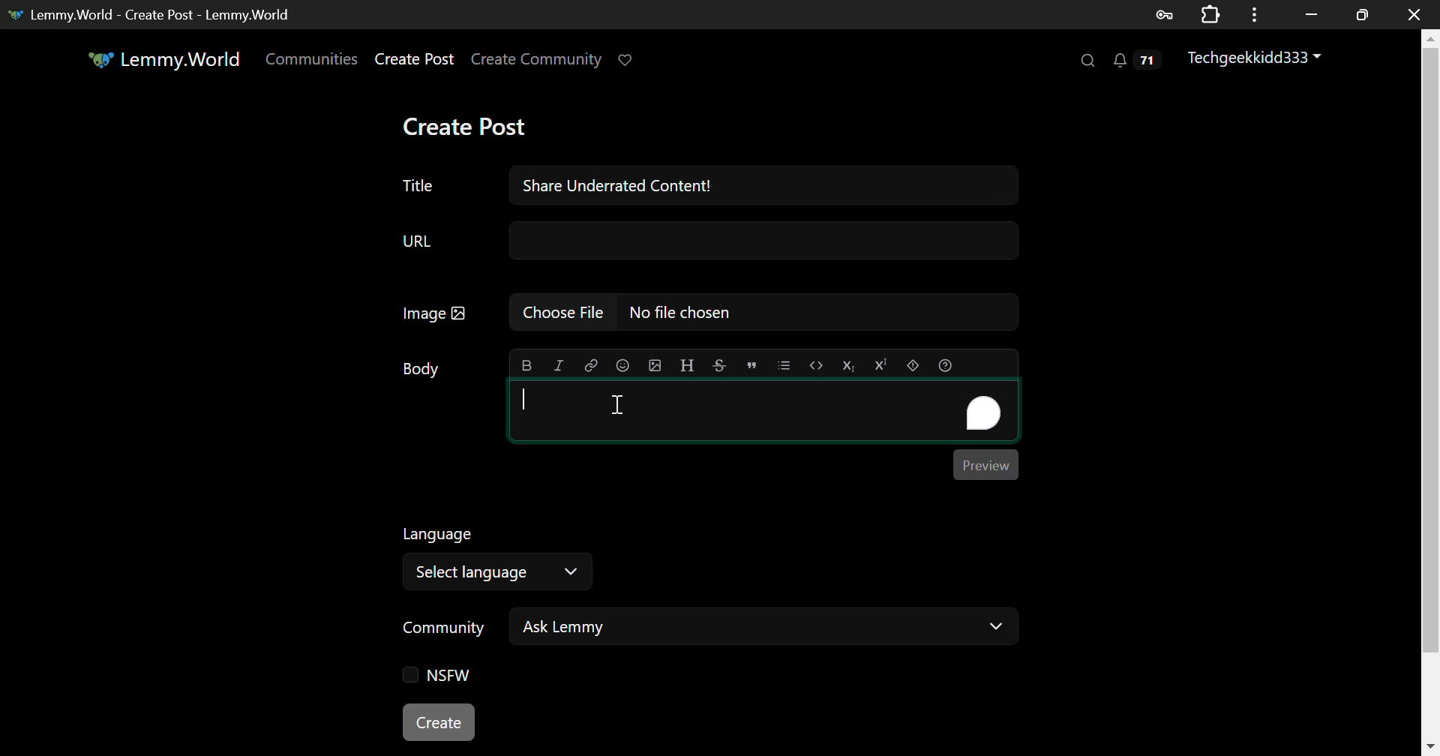 This screenshot has height=756, width=1440. What do you see at coordinates (415, 61) in the screenshot?
I see `Create Post` at bounding box center [415, 61].